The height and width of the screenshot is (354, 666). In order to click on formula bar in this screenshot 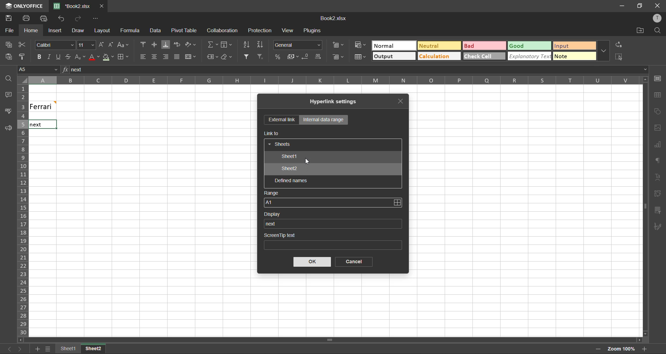, I will do `click(355, 70)`.